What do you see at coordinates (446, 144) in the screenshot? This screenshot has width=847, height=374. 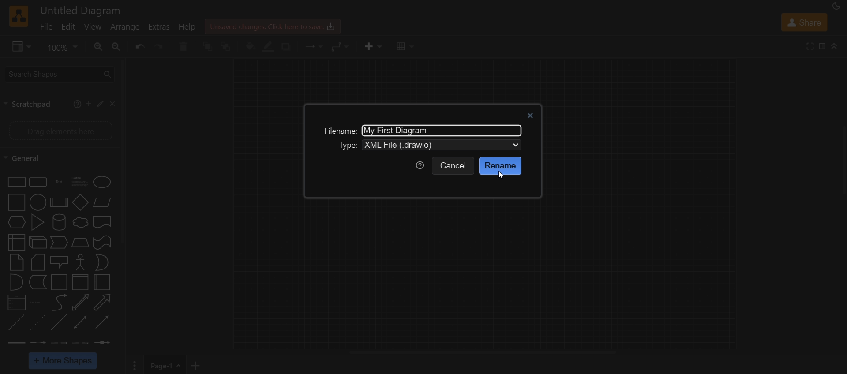 I see `xml file` at bounding box center [446, 144].